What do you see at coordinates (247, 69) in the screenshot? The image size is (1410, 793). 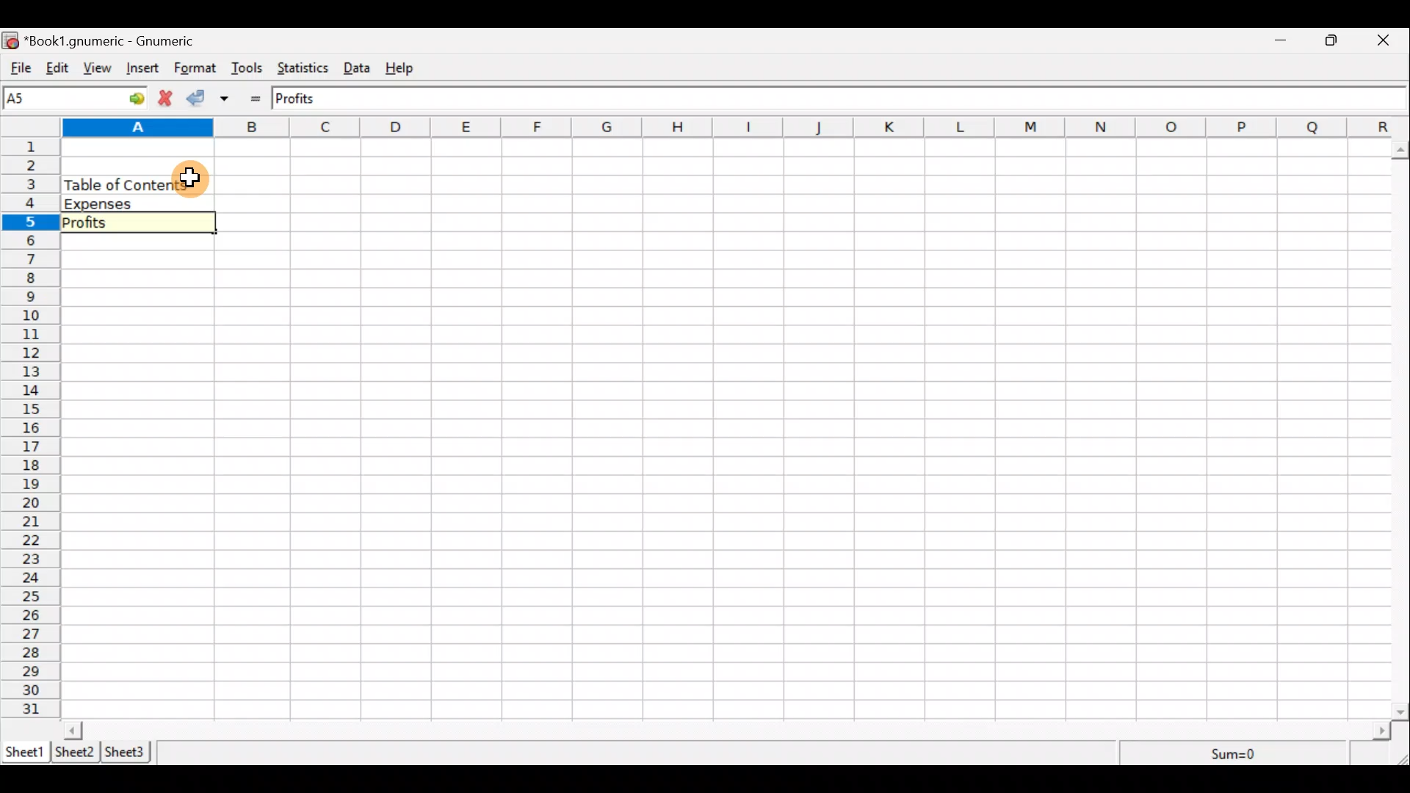 I see `Tools` at bounding box center [247, 69].